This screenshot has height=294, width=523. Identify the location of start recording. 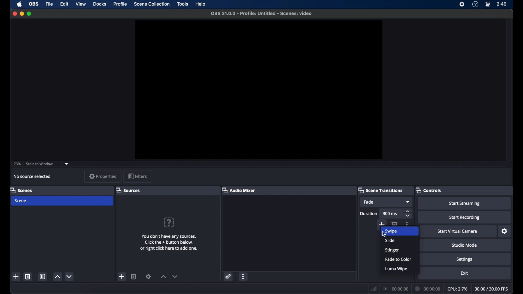
(464, 218).